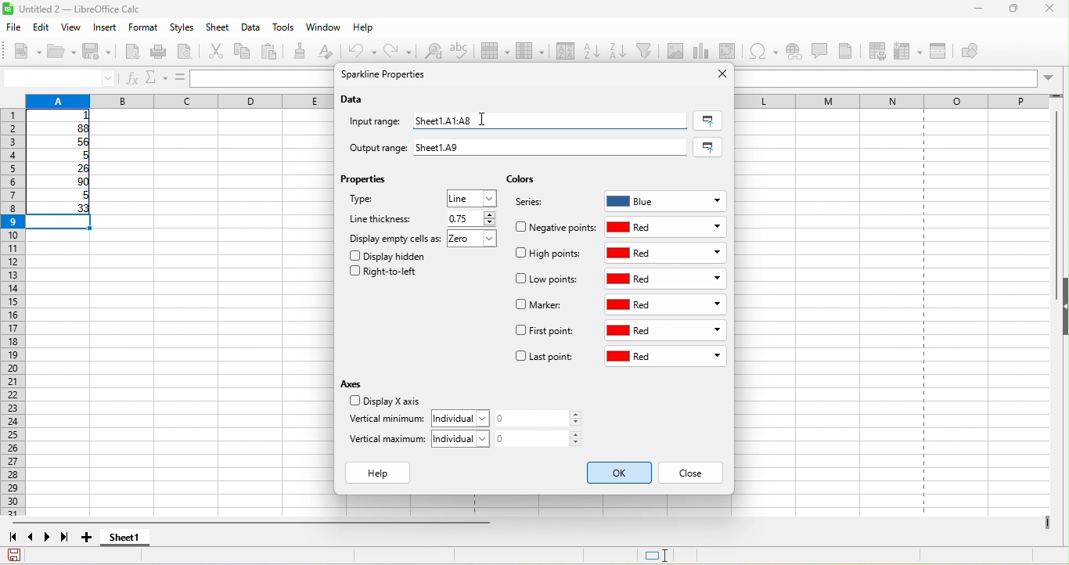 The height and width of the screenshot is (565, 1069). What do you see at coordinates (711, 147) in the screenshot?
I see `selected range` at bounding box center [711, 147].